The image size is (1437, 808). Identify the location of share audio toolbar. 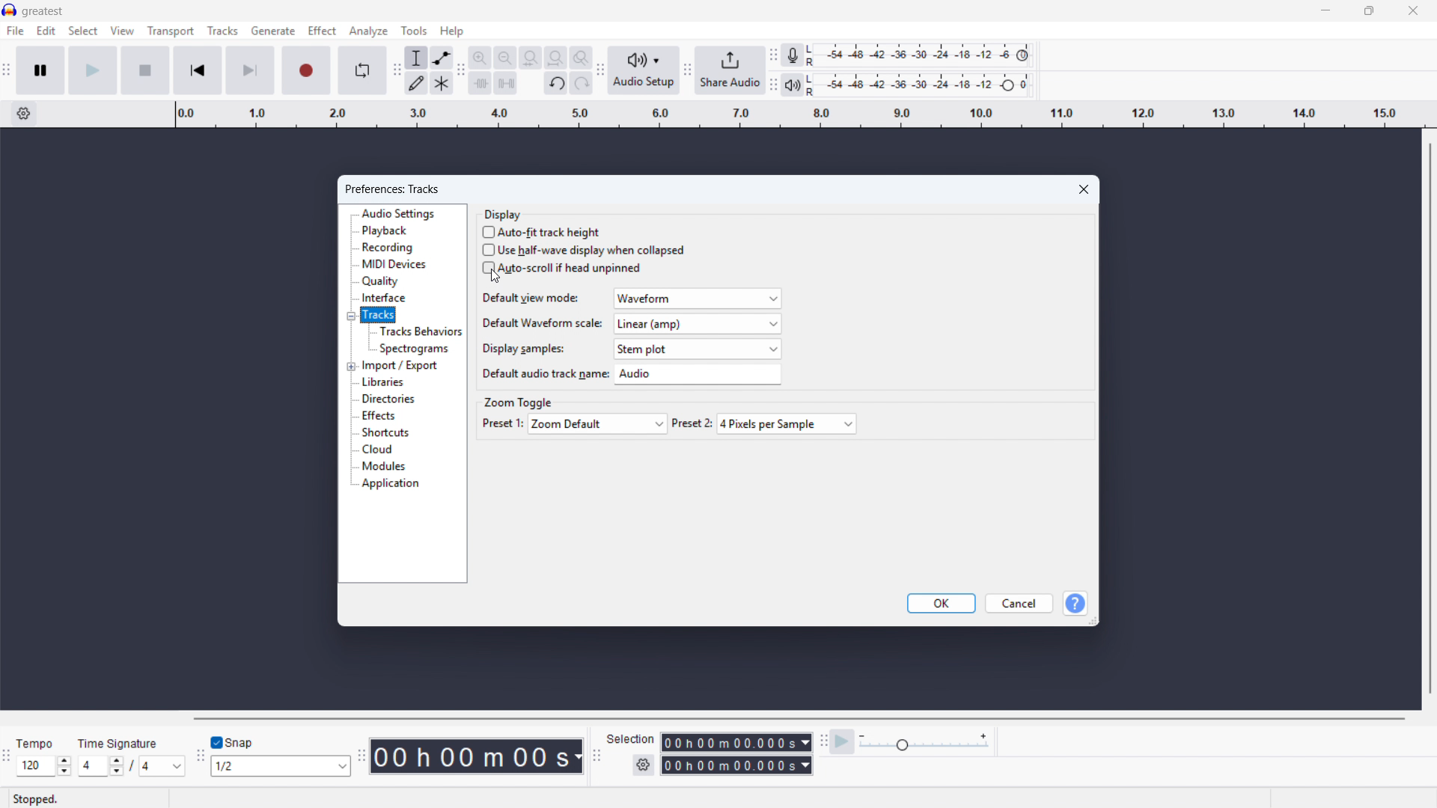
(687, 72).